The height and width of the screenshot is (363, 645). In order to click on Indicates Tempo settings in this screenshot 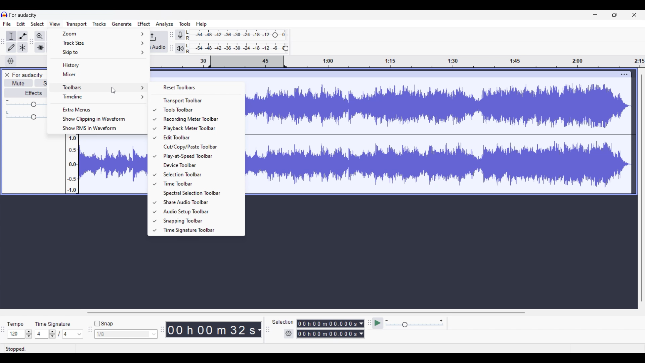, I will do `click(15, 324)`.